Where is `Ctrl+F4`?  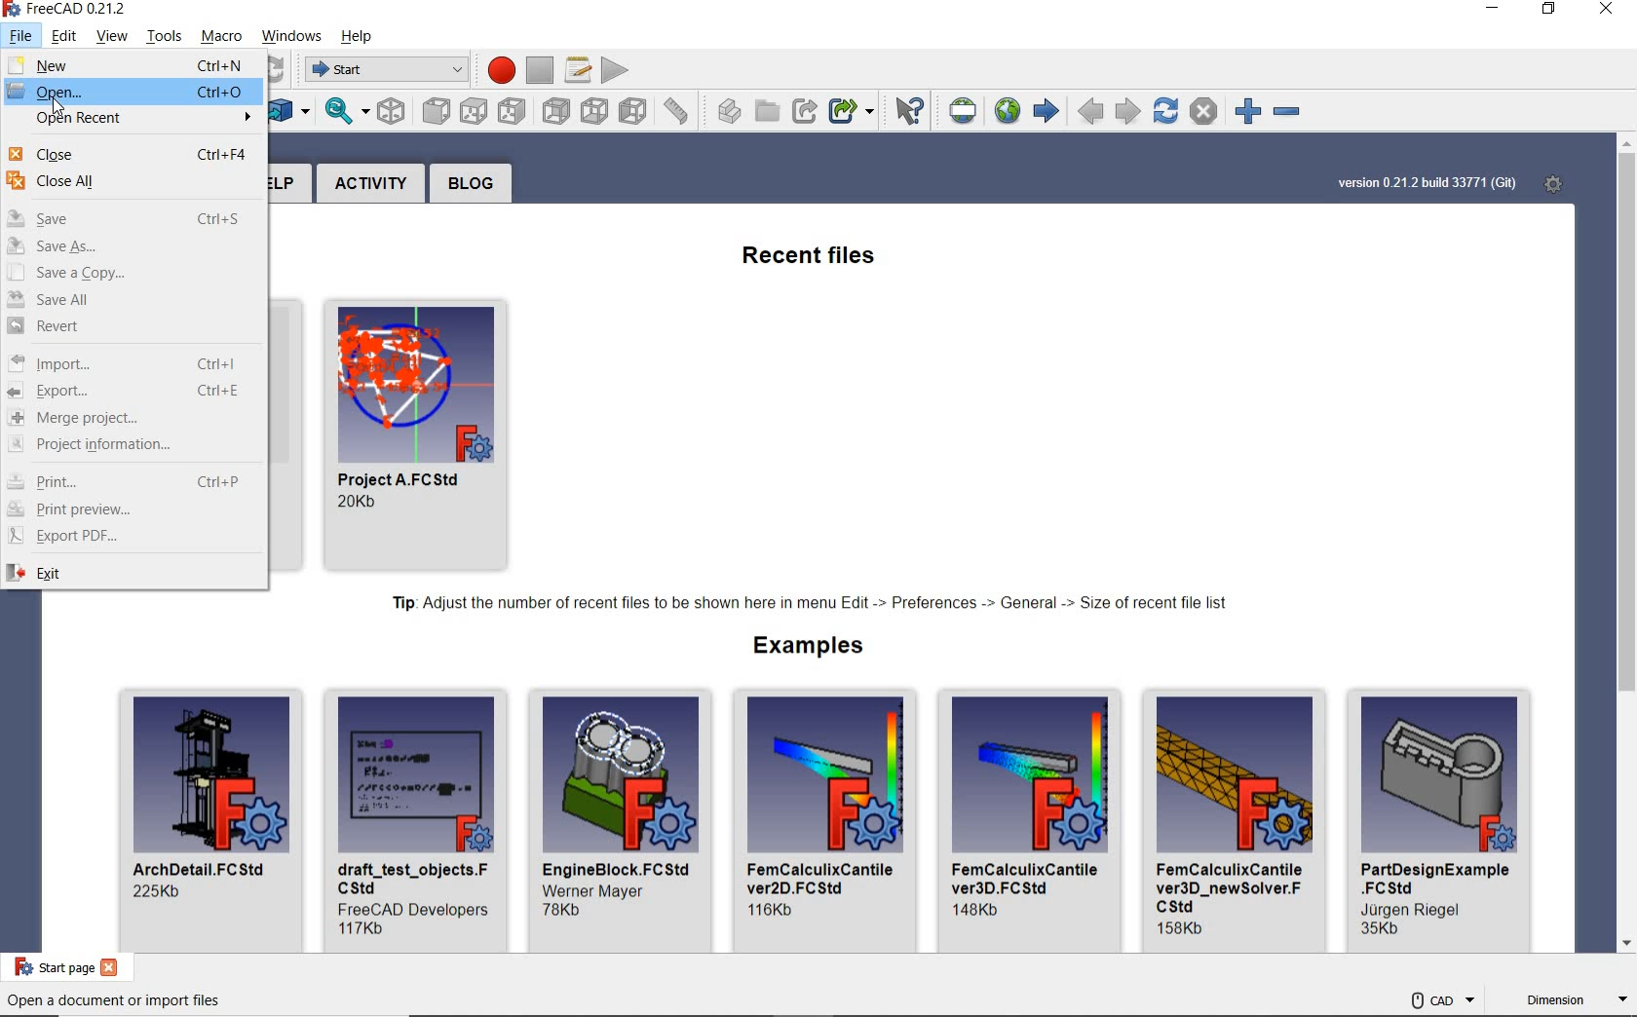
Ctrl+F4 is located at coordinates (223, 156).